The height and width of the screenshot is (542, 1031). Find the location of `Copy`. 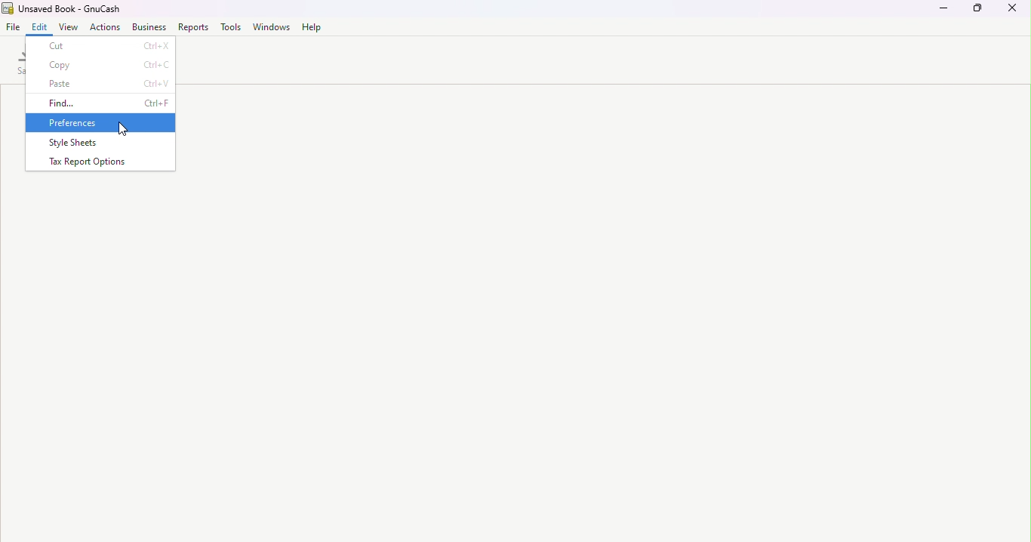

Copy is located at coordinates (100, 64).